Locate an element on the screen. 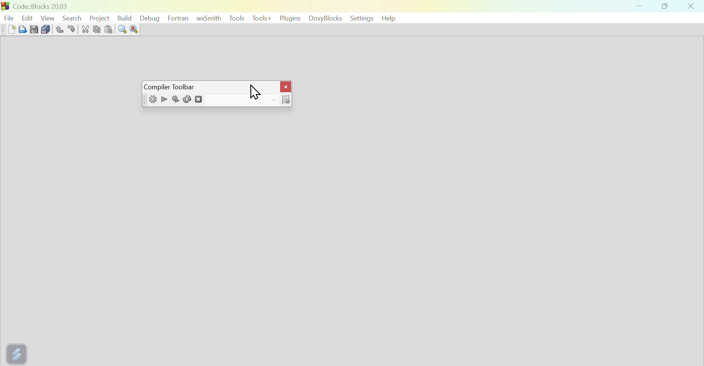 This screenshot has width=704, height=366. Doxyblocks is located at coordinates (326, 19).